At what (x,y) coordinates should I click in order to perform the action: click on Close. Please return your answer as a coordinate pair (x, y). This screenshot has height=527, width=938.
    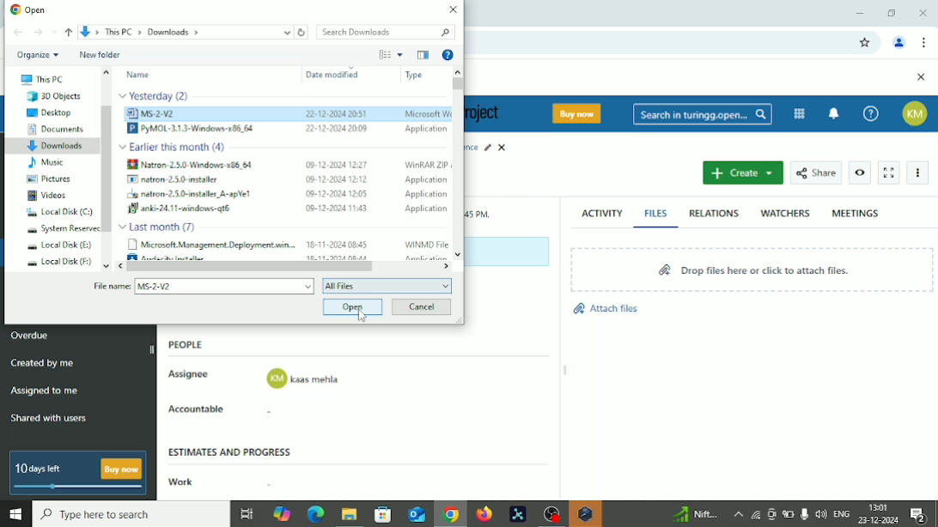
    Looking at the image, I should click on (452, 9).